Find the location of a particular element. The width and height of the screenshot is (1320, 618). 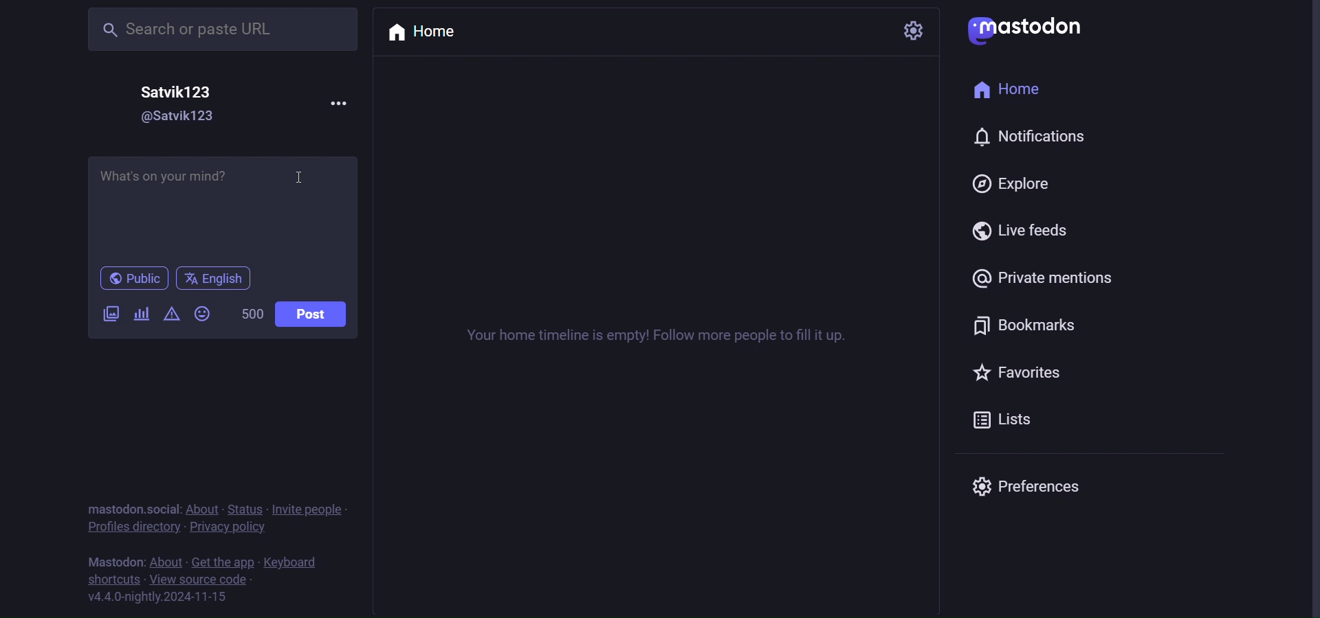

privacy policy is located at coordinates (230, 530).